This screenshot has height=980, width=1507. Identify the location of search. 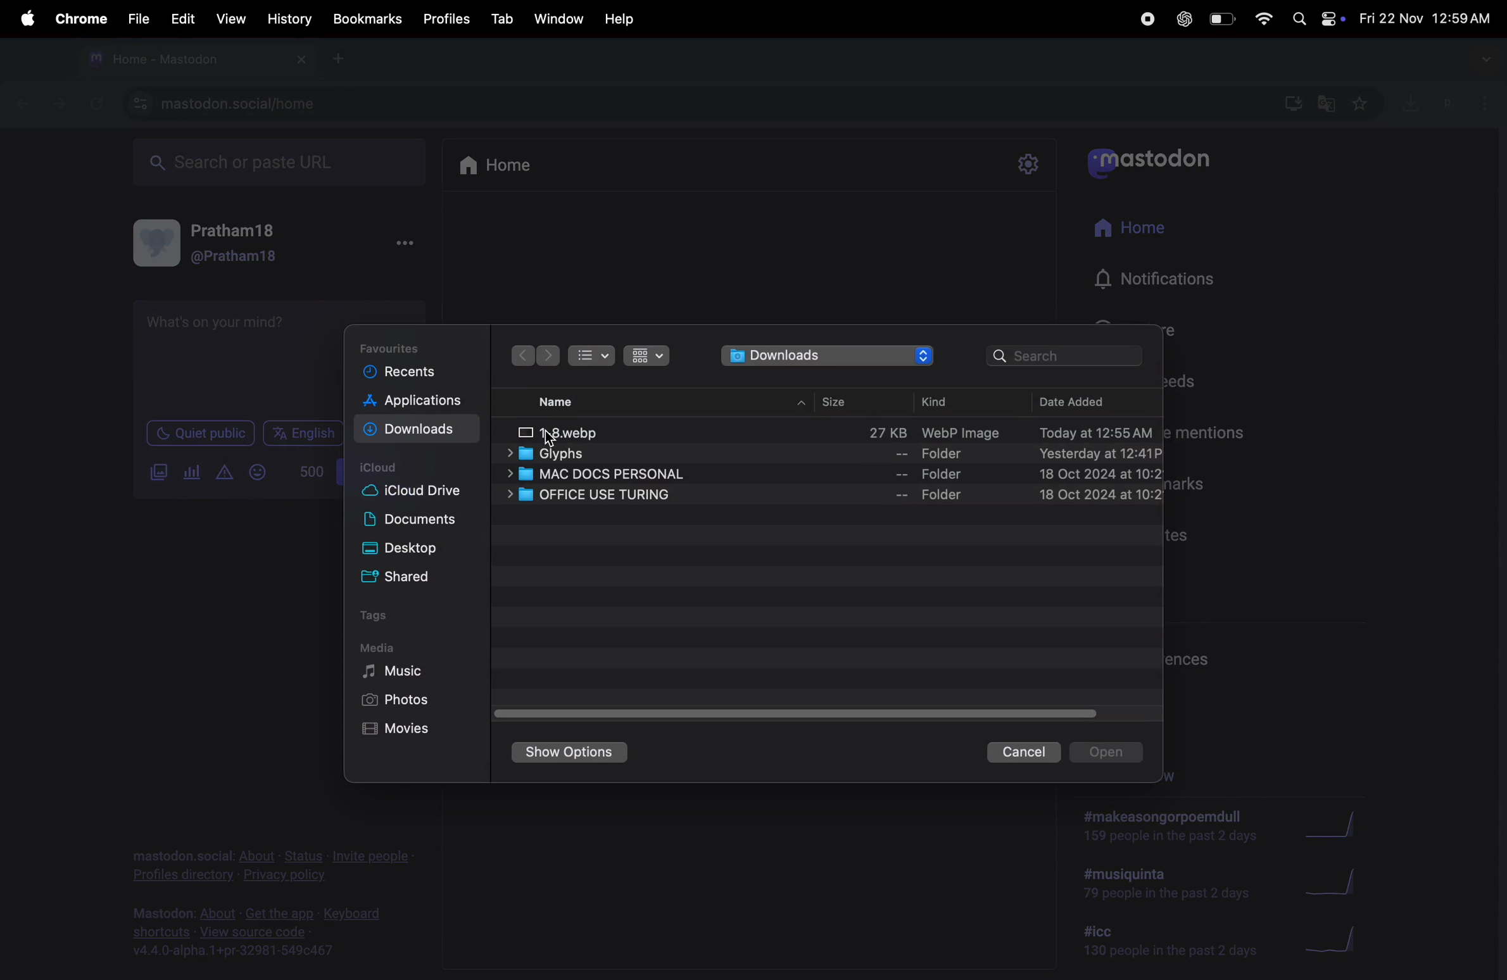
(1068, 357).